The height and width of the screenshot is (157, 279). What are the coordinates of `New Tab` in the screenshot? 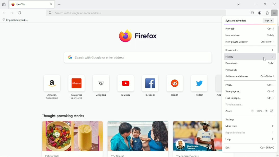 It's located at (29, 4).